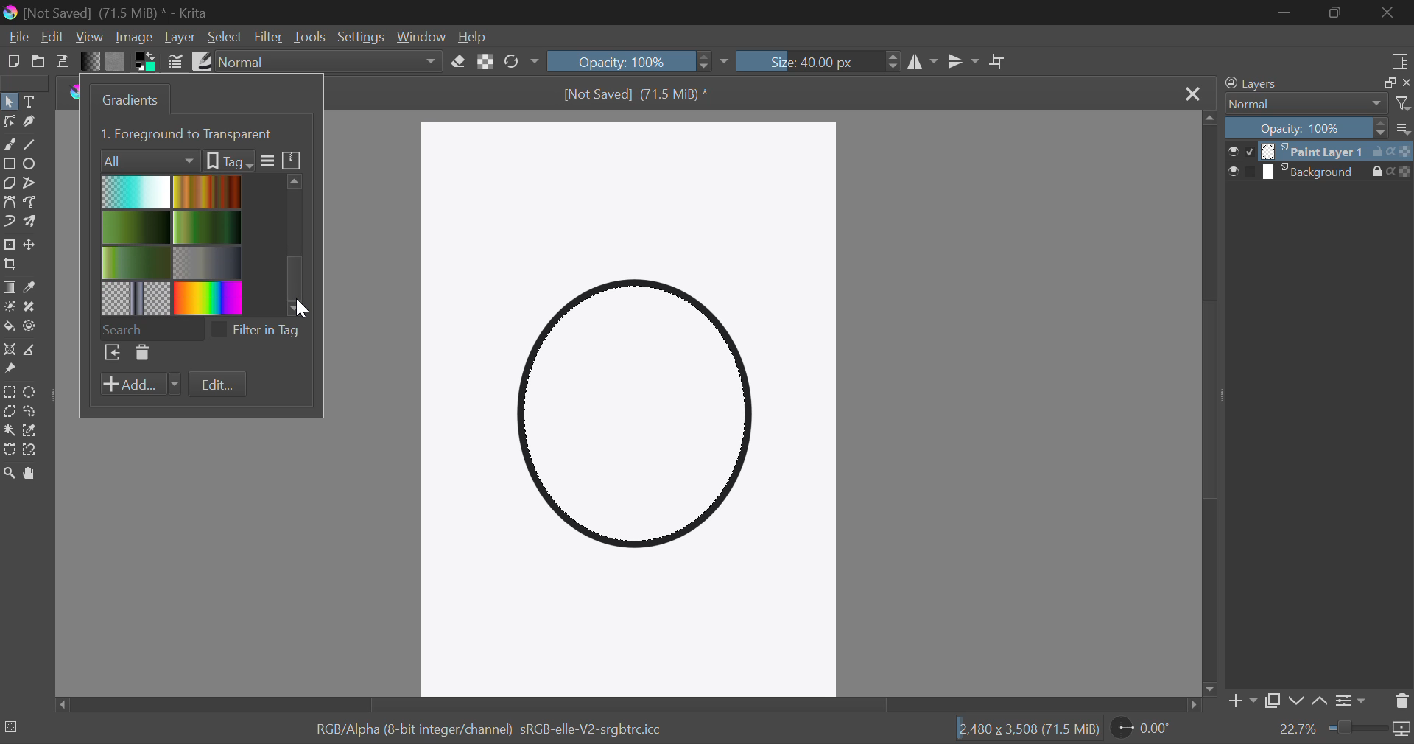 Image resolution: width=1414 pixels, height=744 pixels. Describe the element at coordinates (35, 452) in the screenshot. I see `Magnetic Curve Selection` at that location.